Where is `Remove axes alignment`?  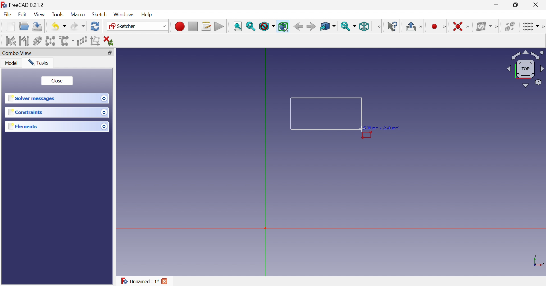
Remove axes alignment is located at coordinates (95, 42).